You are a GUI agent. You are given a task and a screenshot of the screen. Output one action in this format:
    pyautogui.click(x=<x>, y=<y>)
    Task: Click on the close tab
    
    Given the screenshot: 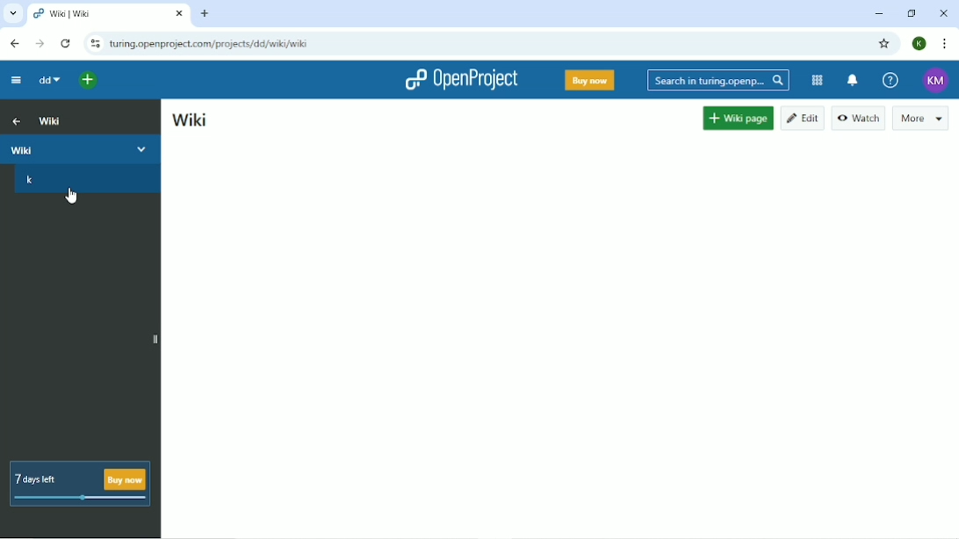 What is the action you would take?
    pyautogui.click(x=177, y=13)
    